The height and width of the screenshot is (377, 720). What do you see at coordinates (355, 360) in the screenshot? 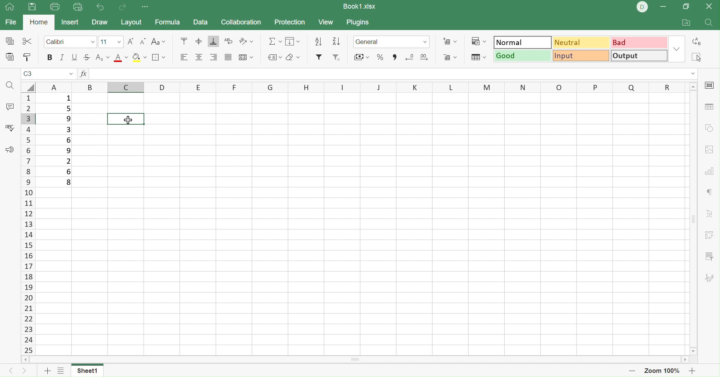
I see `Scroll bar` at bounding box center [355, 360].